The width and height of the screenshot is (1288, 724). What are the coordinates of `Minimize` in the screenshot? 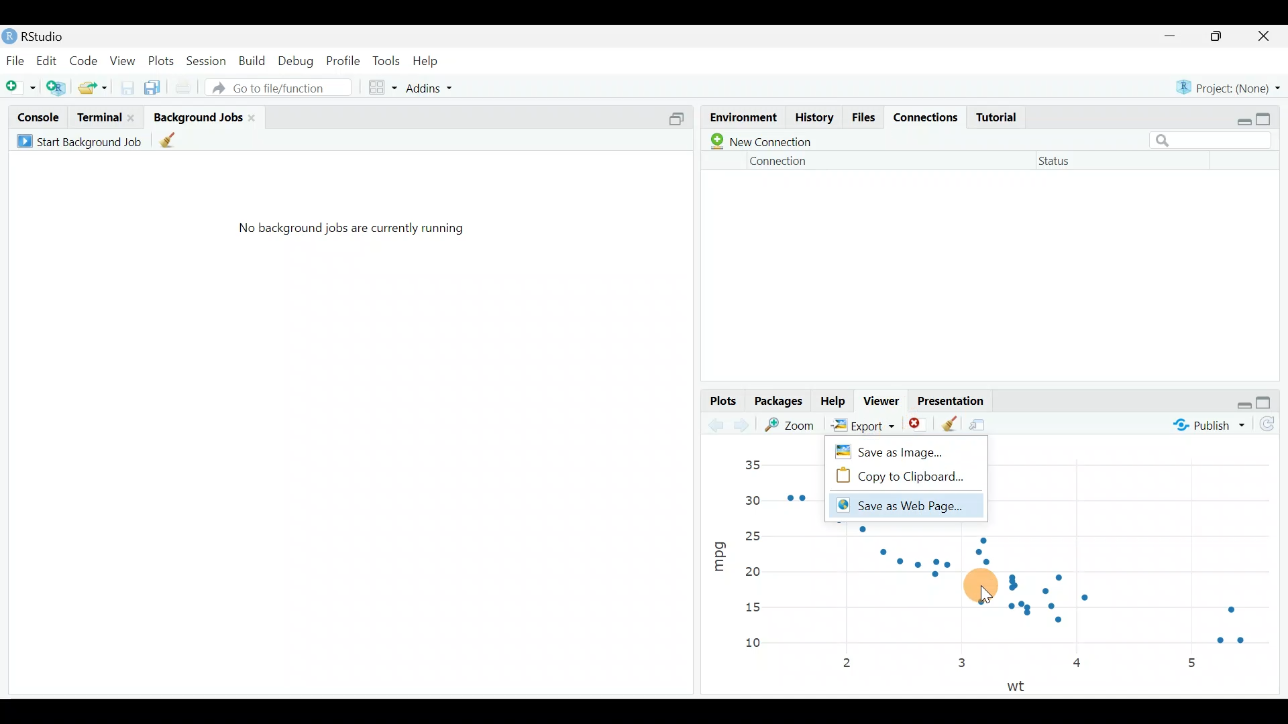 It's located at (1173, 37).